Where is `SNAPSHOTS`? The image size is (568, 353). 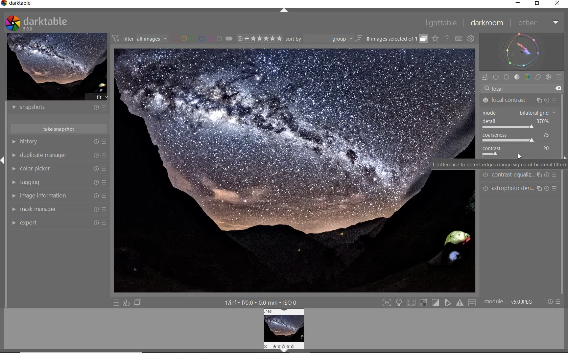
SNAPSHOTS is located at coordinates (59, 108).